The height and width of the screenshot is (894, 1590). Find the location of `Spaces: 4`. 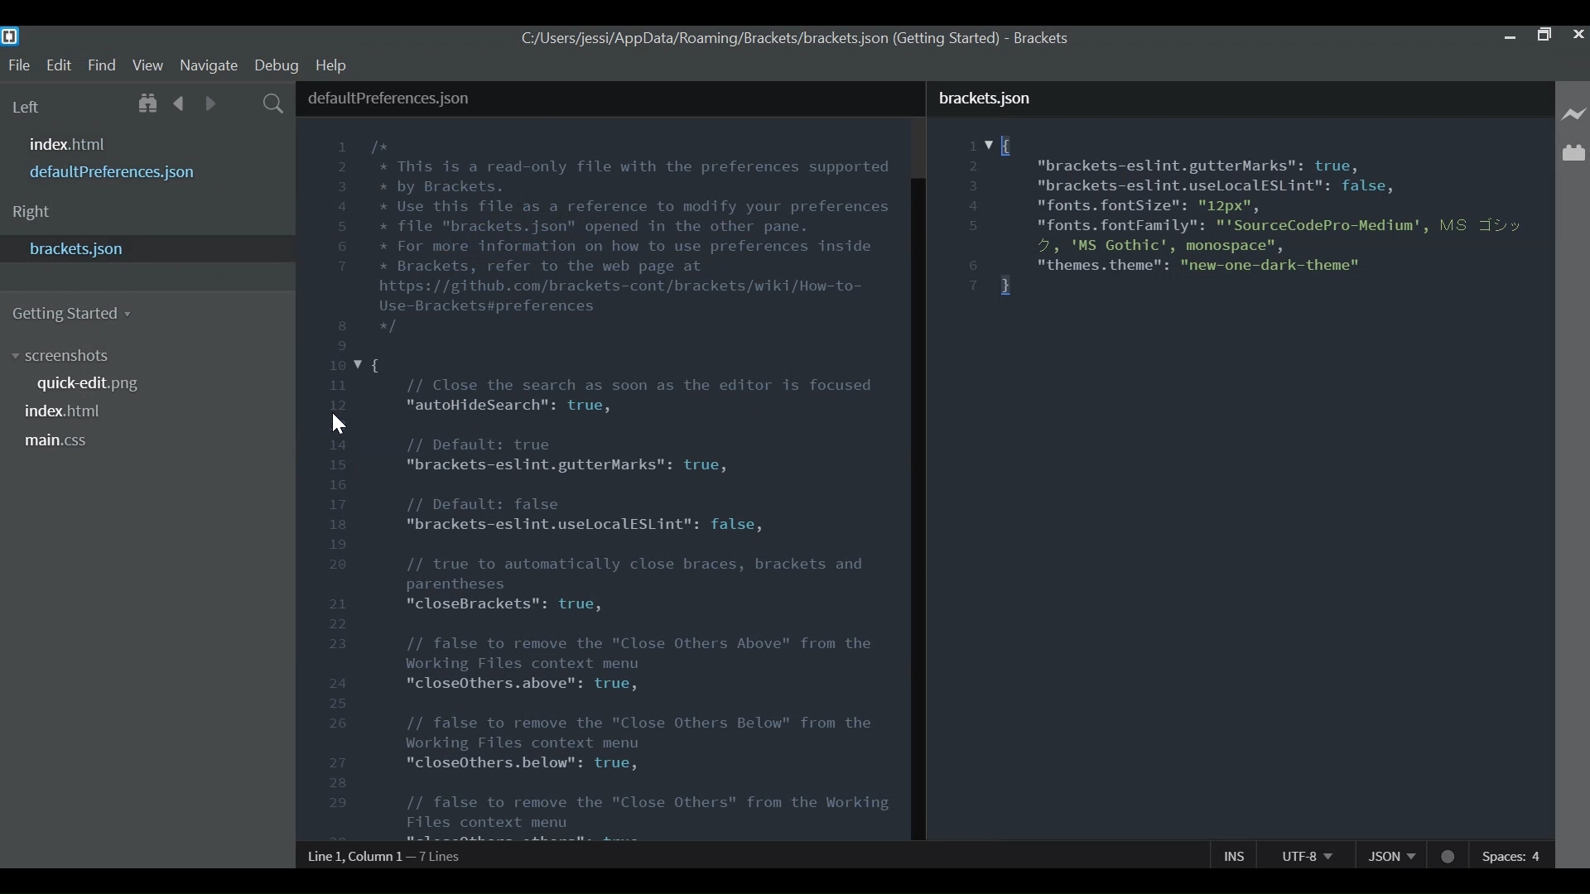

Spaces: 4 is located at coordinates (1512, 855).